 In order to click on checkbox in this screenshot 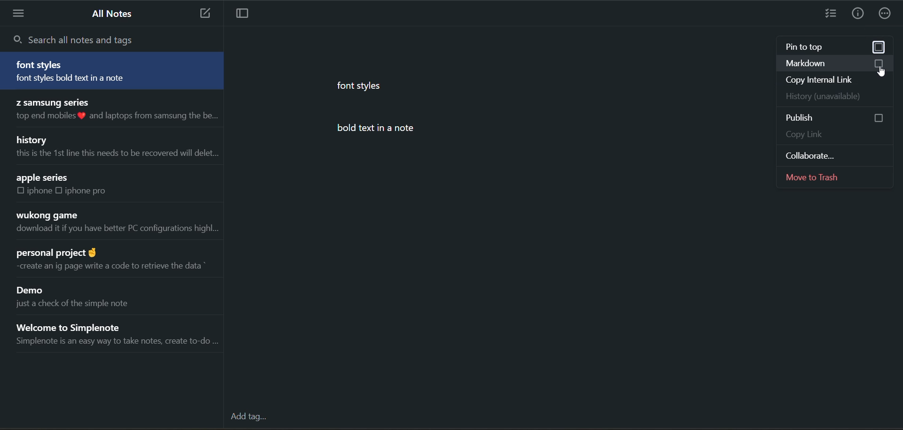, I will do `click(61, 190)`.